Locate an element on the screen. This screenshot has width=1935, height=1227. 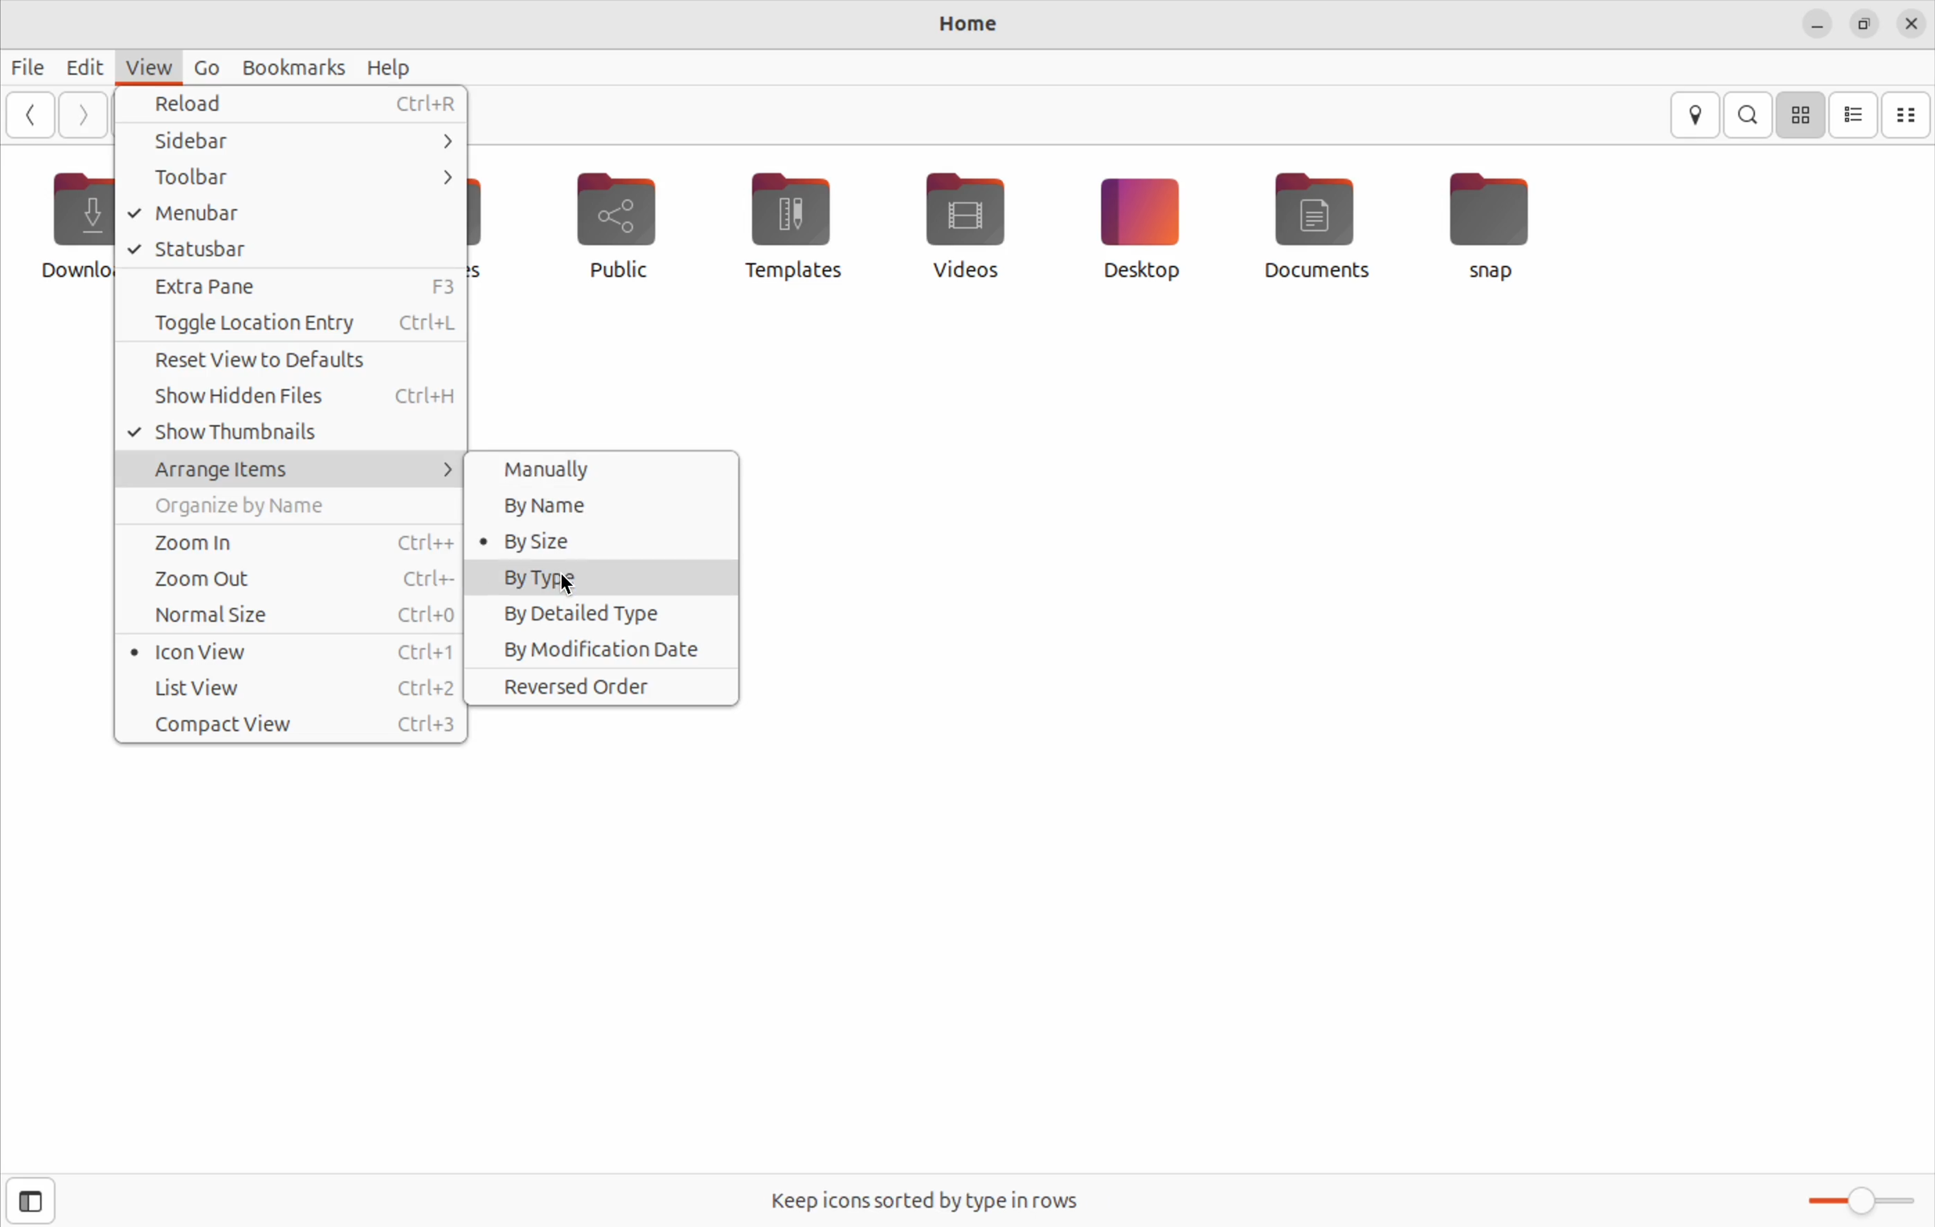
zomm in is located at coordinates (288, 541).